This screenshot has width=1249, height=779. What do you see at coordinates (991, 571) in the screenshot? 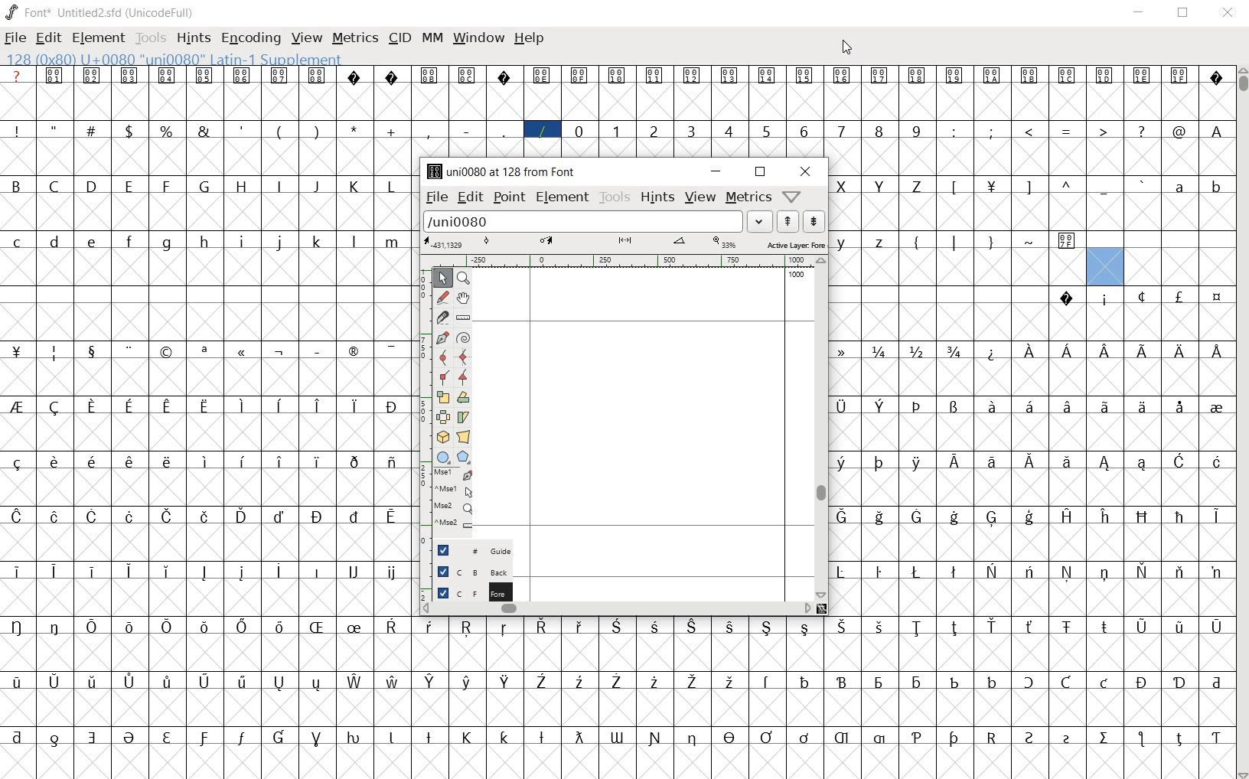
I see `glyph` at bounding box center [991, 571].